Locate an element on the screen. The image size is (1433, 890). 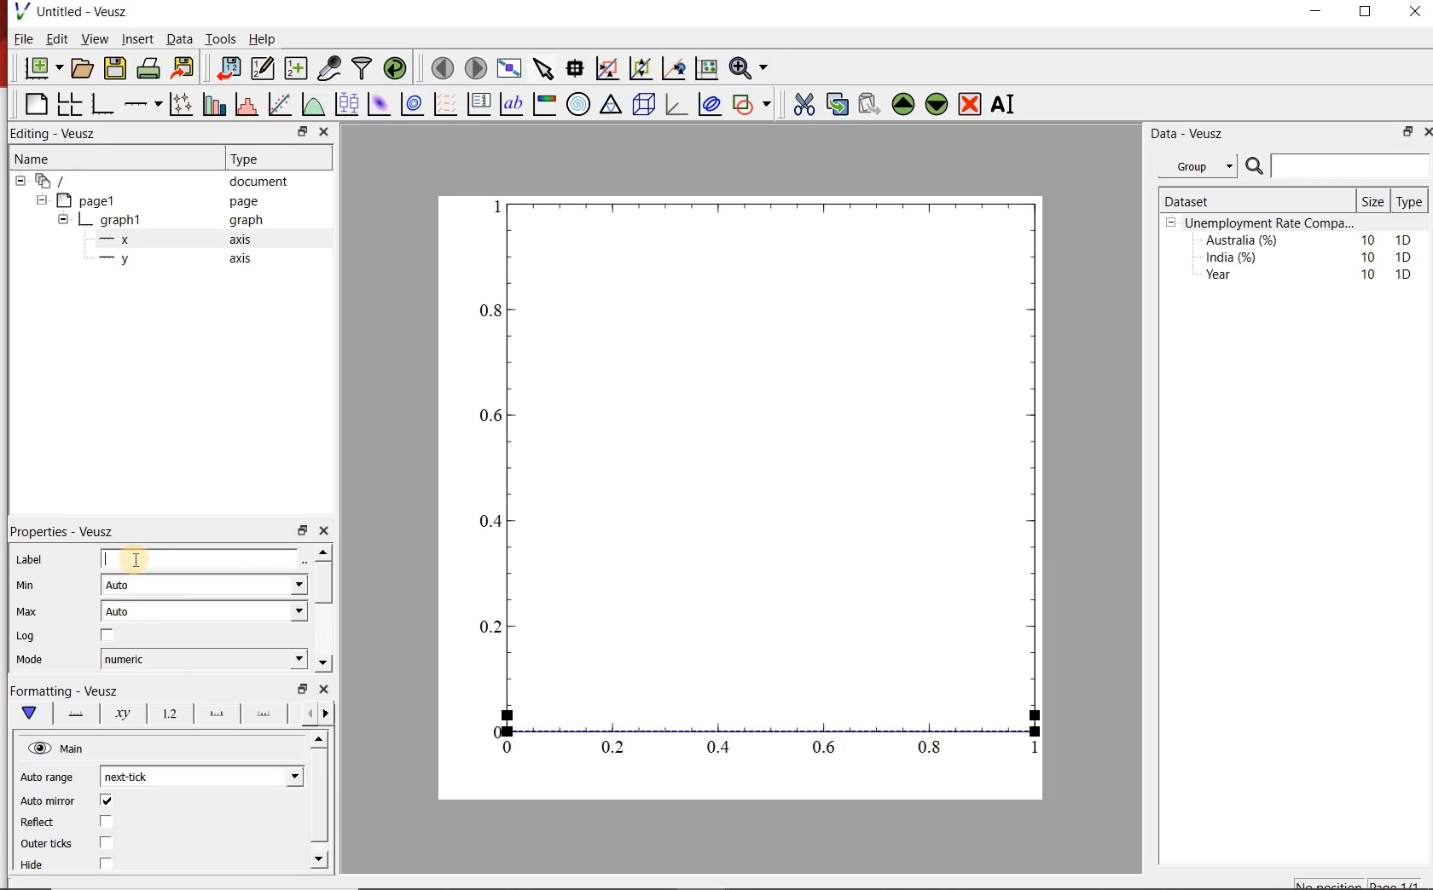
Outer ticks is located at coordinates (47, 844).